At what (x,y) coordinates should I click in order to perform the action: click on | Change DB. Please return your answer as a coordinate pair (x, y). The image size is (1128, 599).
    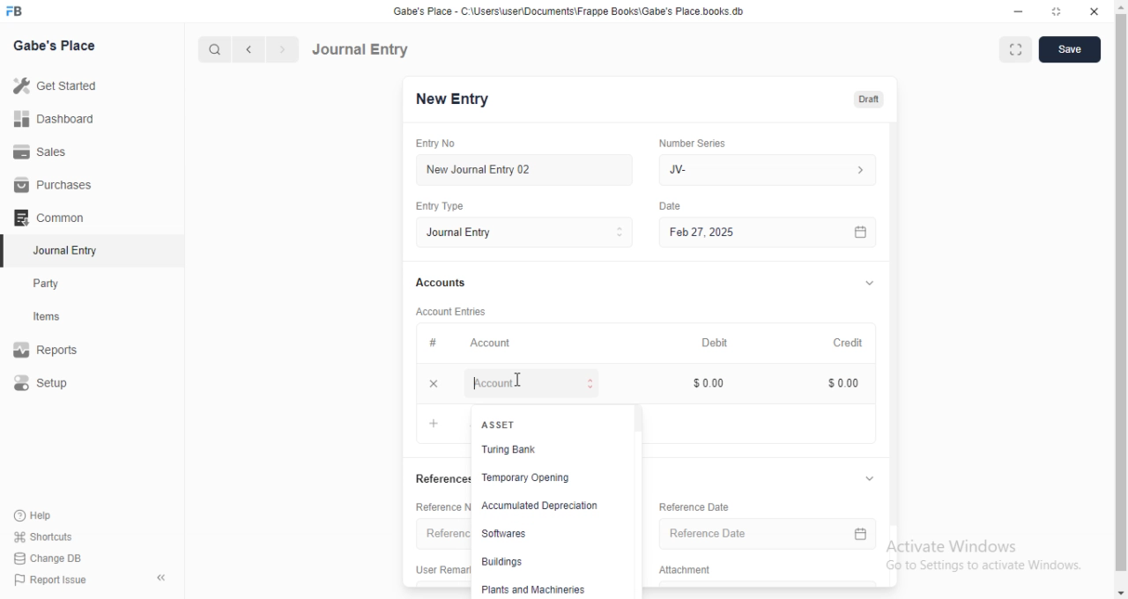
    Looking at the image, I should click on (48, 557).